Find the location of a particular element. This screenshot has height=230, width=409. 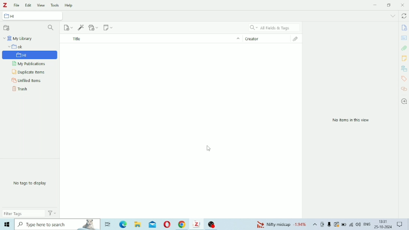

Locate is located at coordinates (404, 102).